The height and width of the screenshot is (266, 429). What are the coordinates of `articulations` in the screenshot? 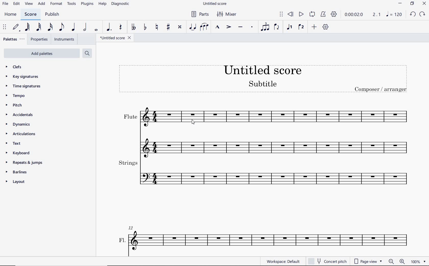 It's located at (21, 134).